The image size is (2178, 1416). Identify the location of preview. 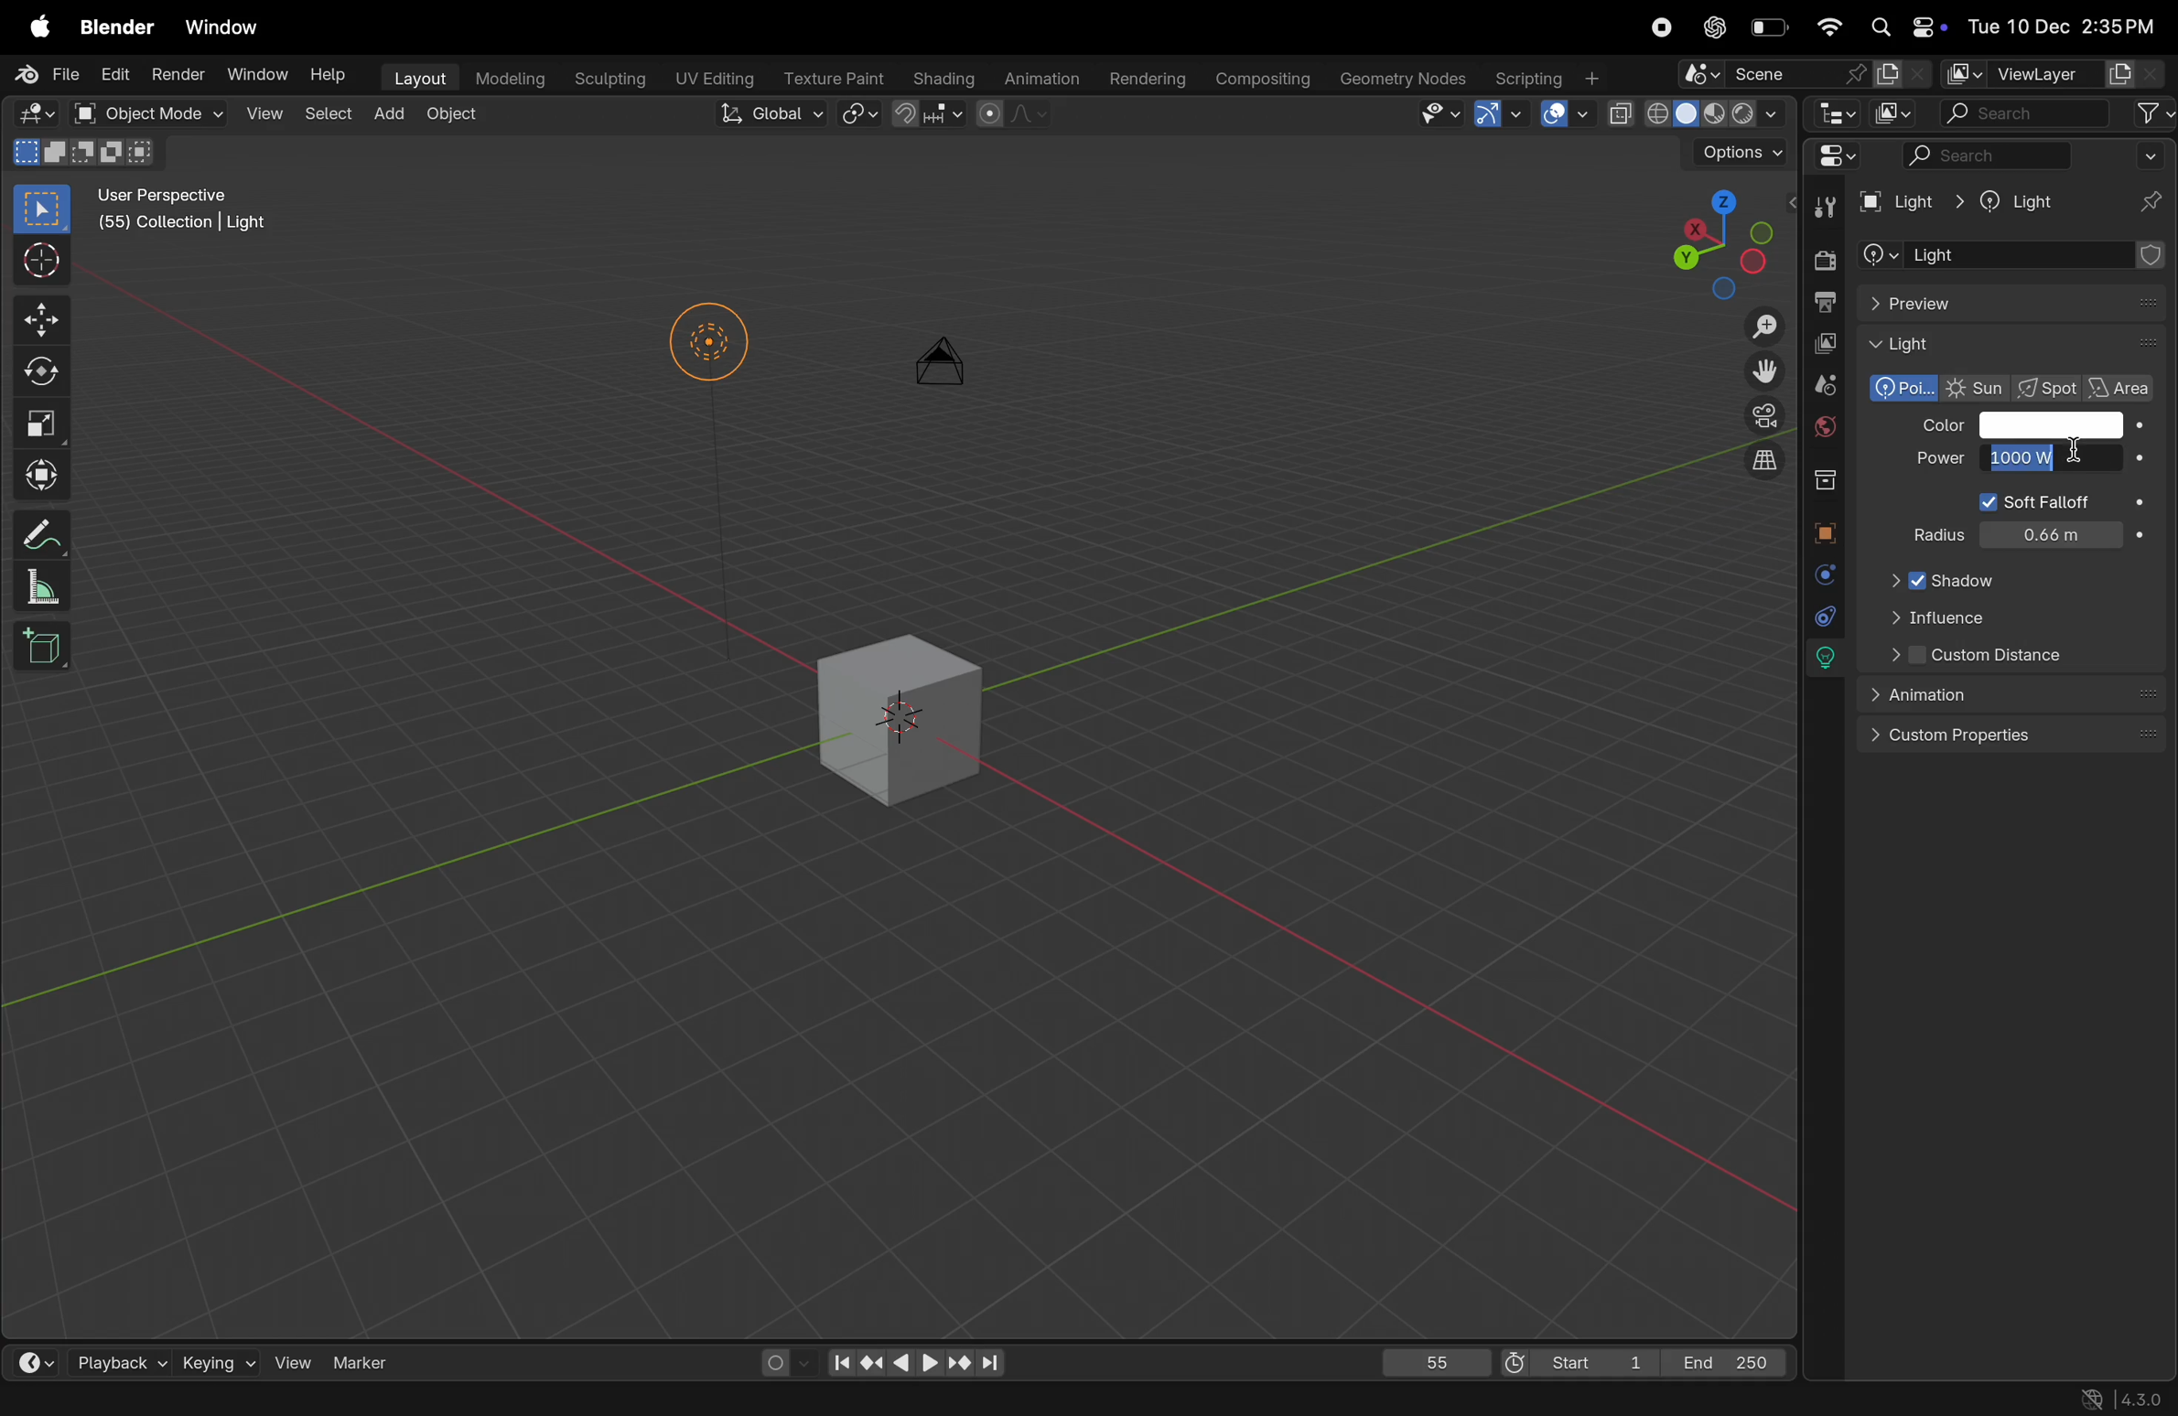
(2012, 302).